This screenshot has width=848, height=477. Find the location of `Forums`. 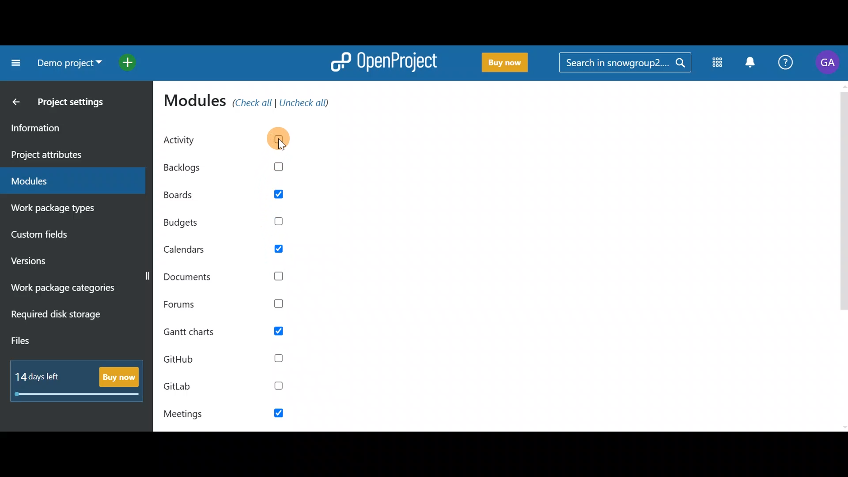

Forums is located at coordinates (228, 306).